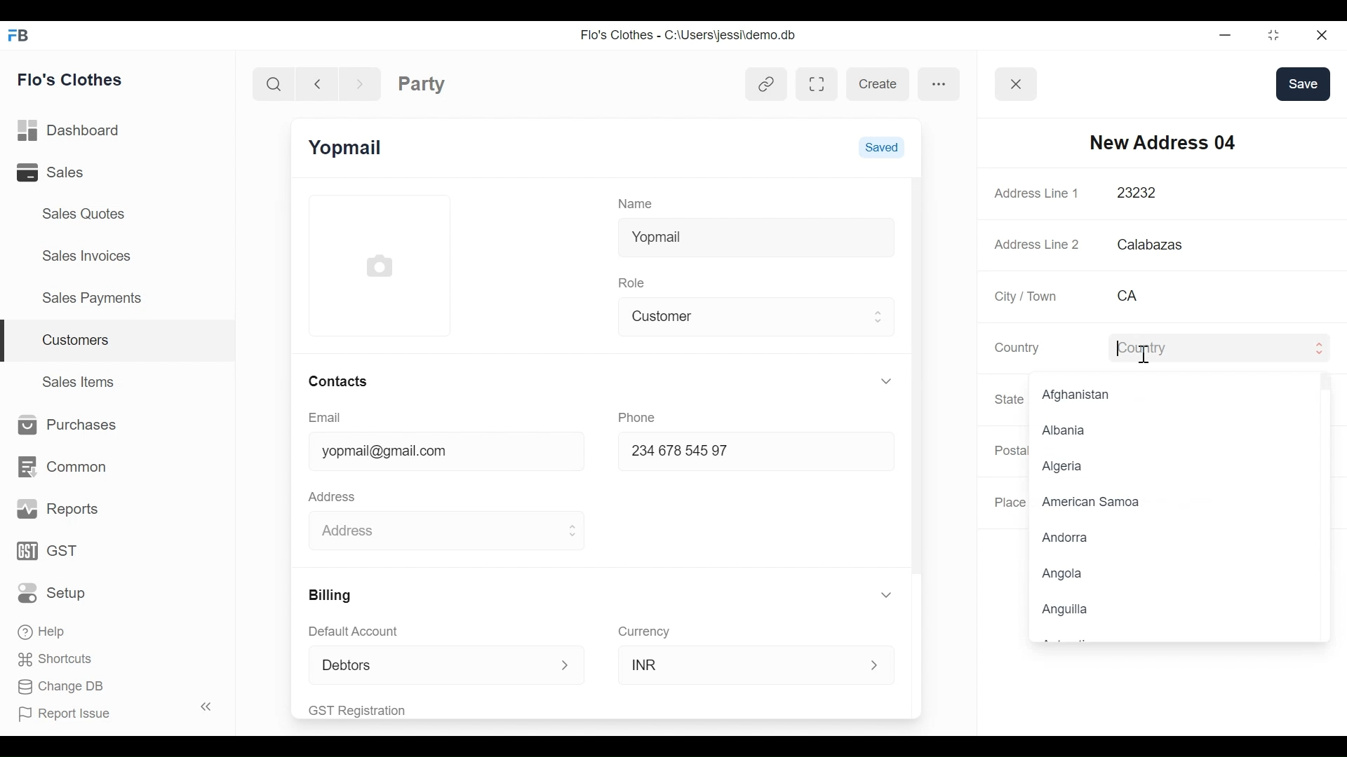 The width and height of the screenshot is (1347, 757). I want to click on Country, so click(1202, 345).